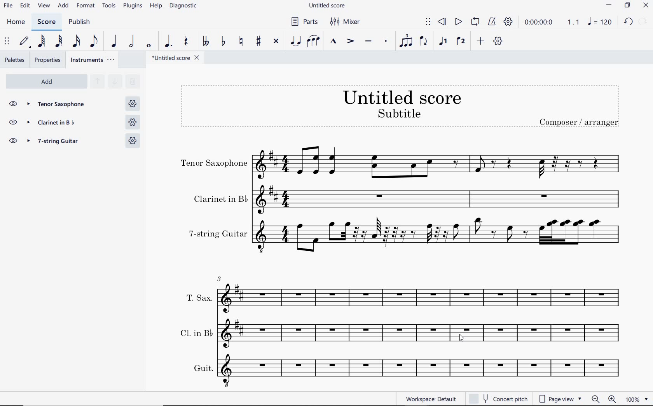  What do you see at coordinates (7, 42) in the screenshot?
I see `SELECET TO MOVE` at bounding box center [7, 42].